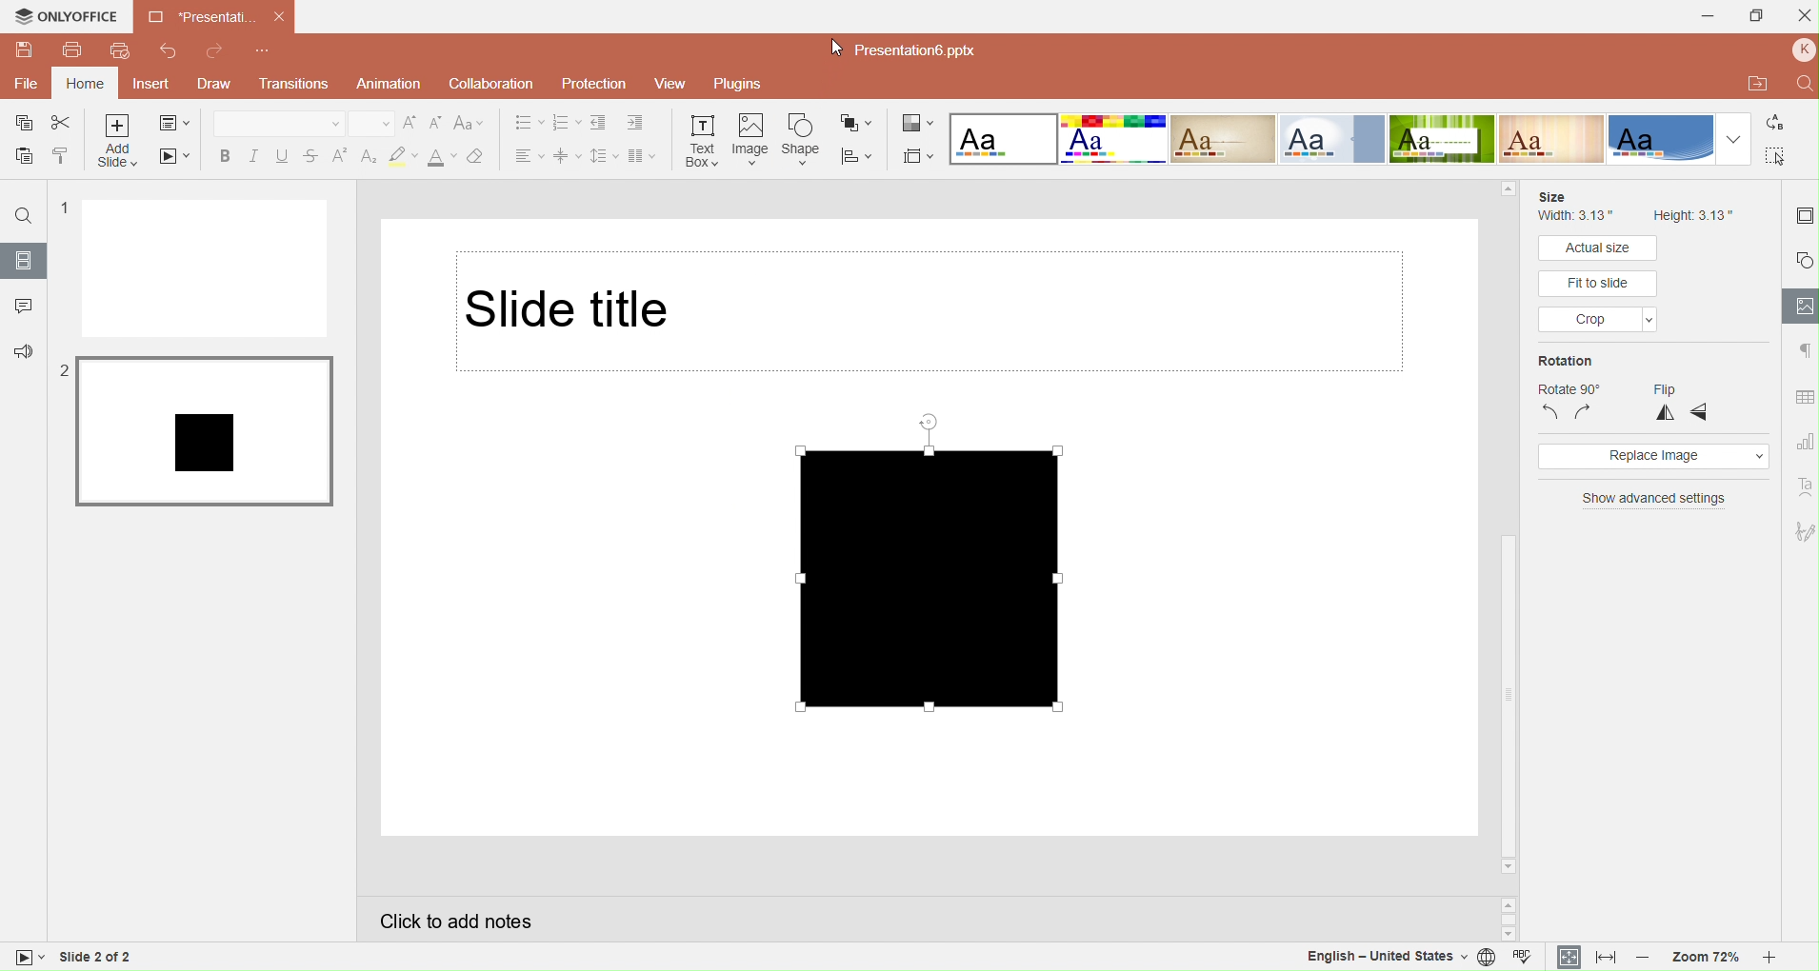  I want to click on Decrement font size, so click(436, 124).